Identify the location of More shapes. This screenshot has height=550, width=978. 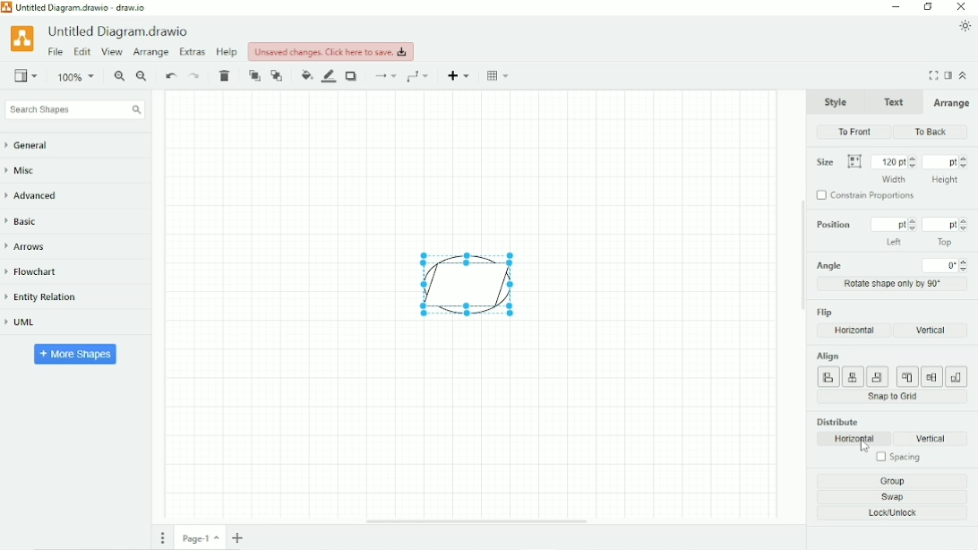
(76, 353).